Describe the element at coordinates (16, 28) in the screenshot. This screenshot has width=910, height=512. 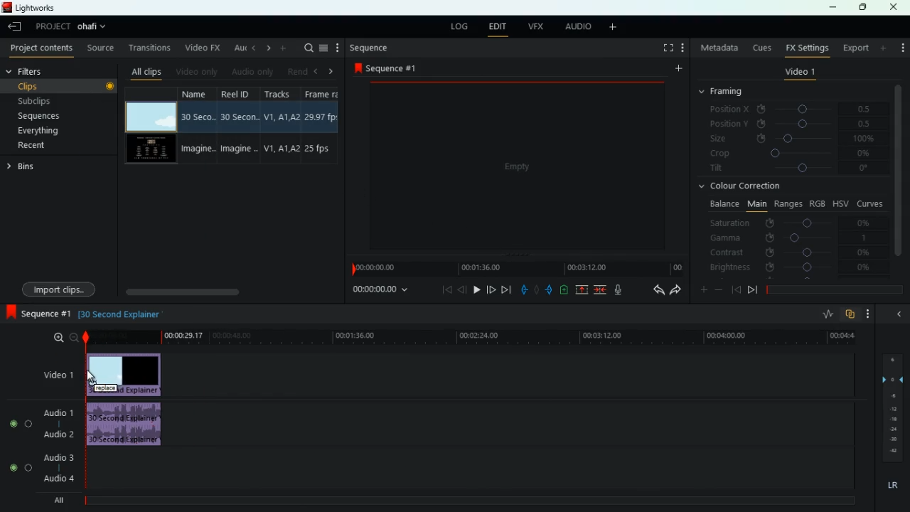
I see `back` at that location.